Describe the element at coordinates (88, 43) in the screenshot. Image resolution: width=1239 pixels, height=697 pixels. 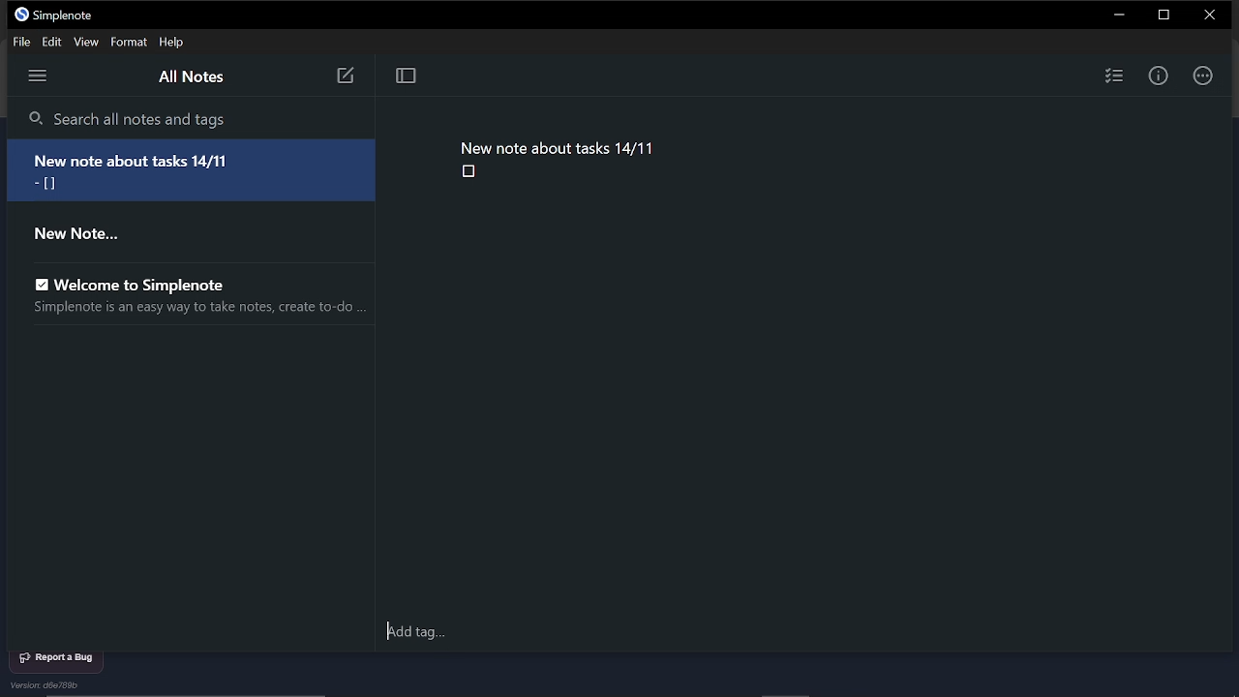
I see `View` at that location.